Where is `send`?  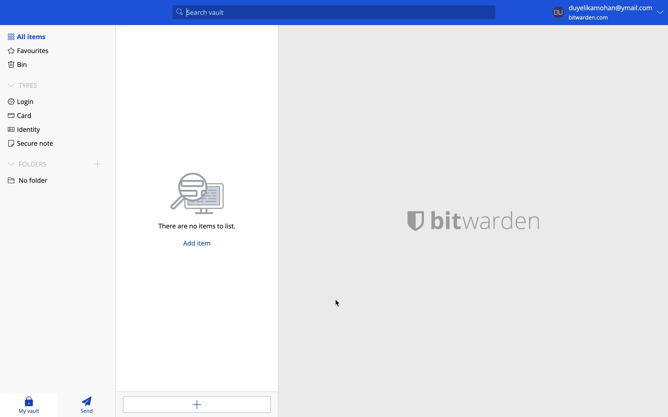
send is located at coordinates (88, 405).